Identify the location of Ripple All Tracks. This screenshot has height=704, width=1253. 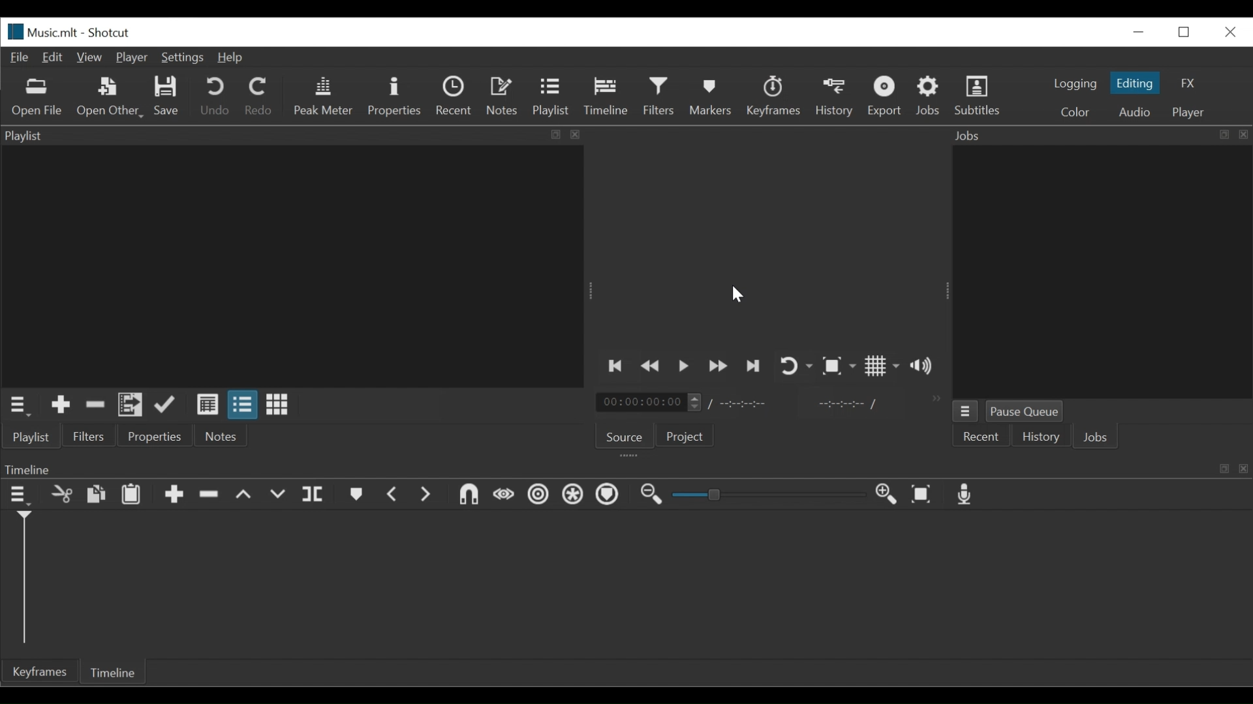
(570, 497).